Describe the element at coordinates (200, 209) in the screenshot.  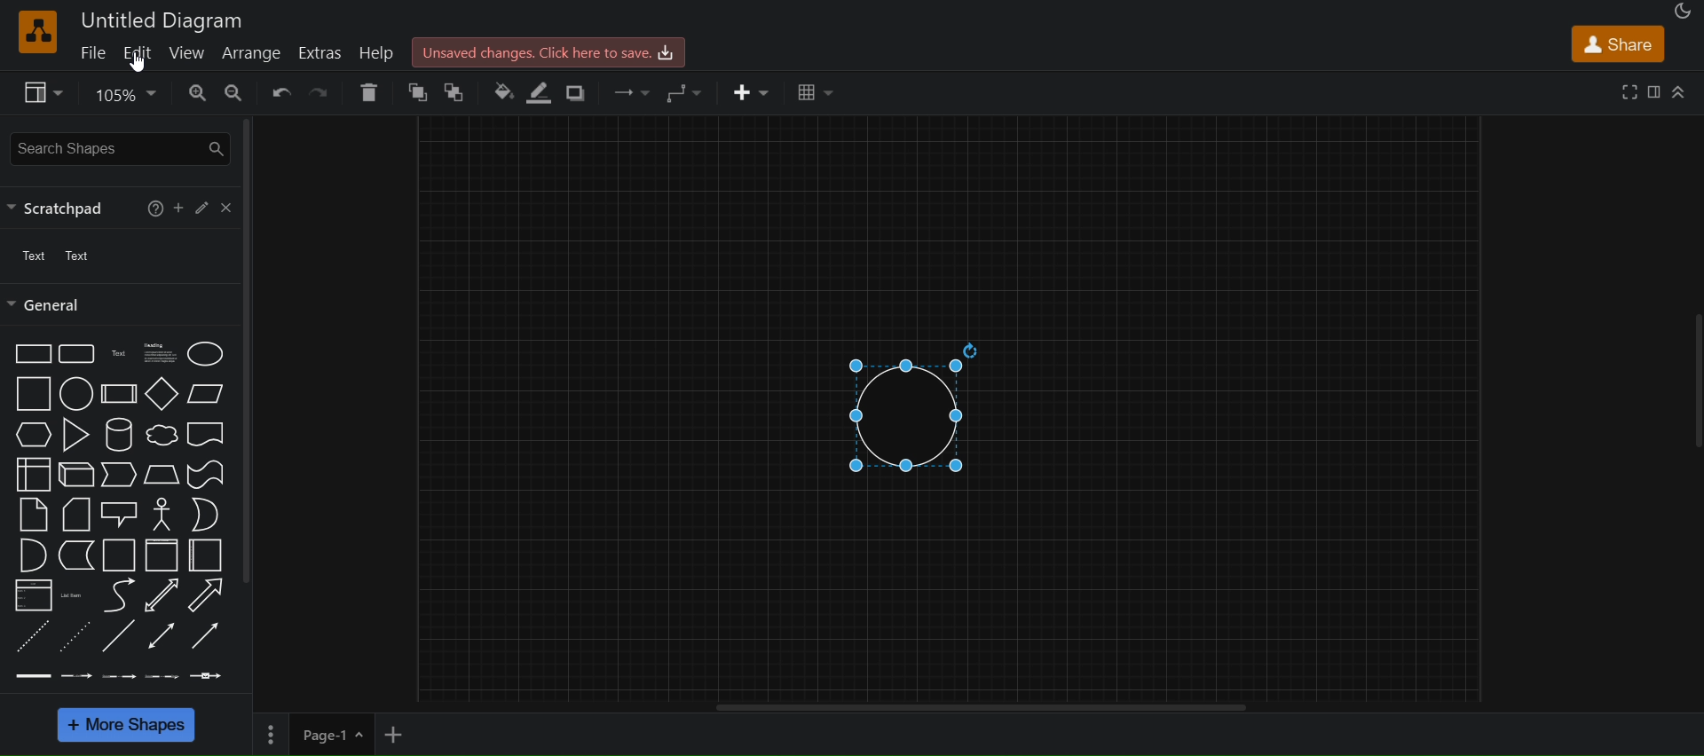
I see `edit` at that location.